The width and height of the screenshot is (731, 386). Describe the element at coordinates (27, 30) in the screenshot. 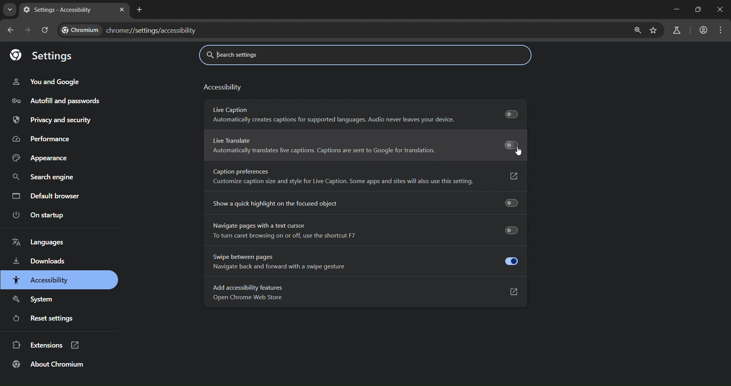

I see `go forward one page` at that location.